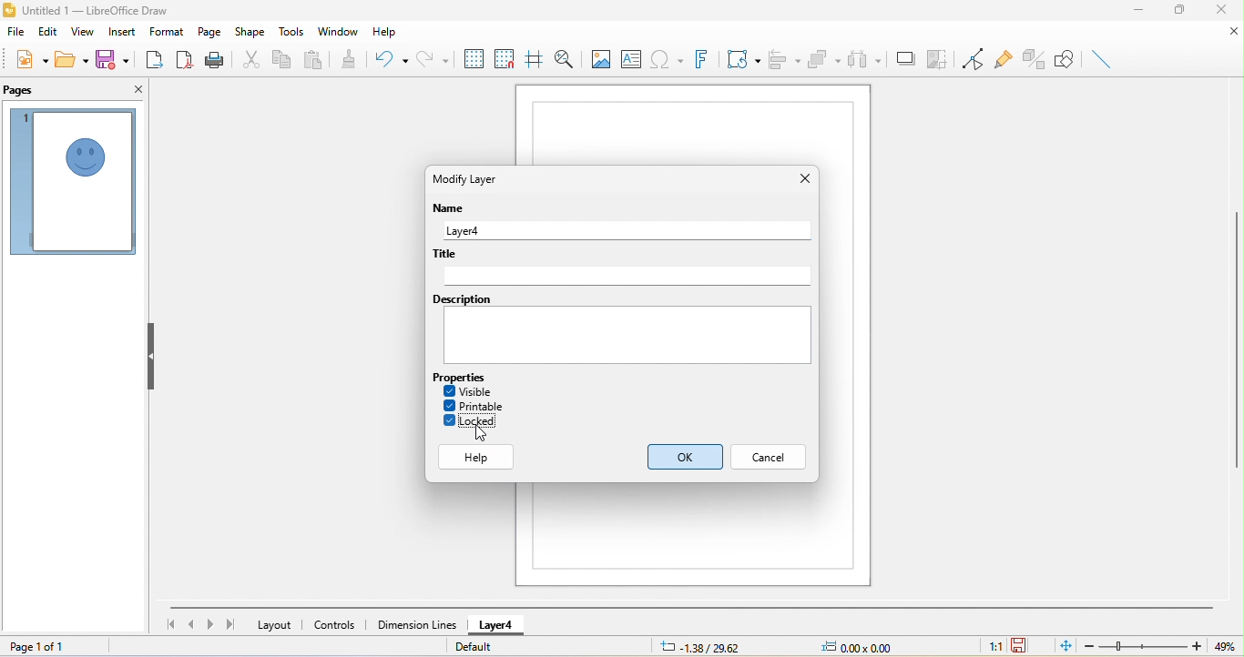 Image resolution: width=1244 pixels, height=657 pixels. I want to click on zoom and pan, so click(566, 58).